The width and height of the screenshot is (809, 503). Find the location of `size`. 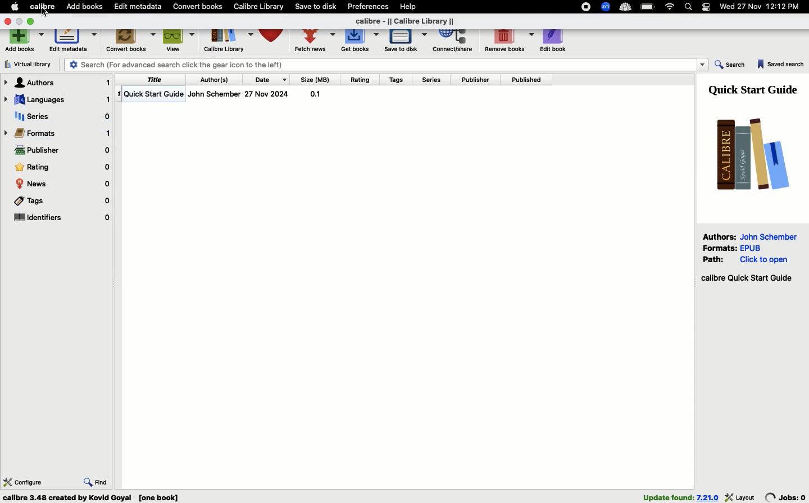

size is located at coordinates (315, 94).